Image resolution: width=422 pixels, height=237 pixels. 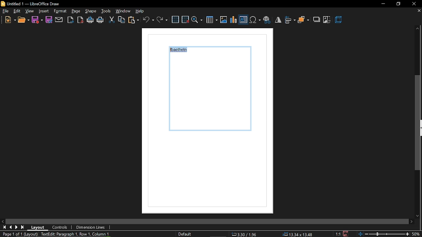 I want to click on flip, so click(x=278, y=20).